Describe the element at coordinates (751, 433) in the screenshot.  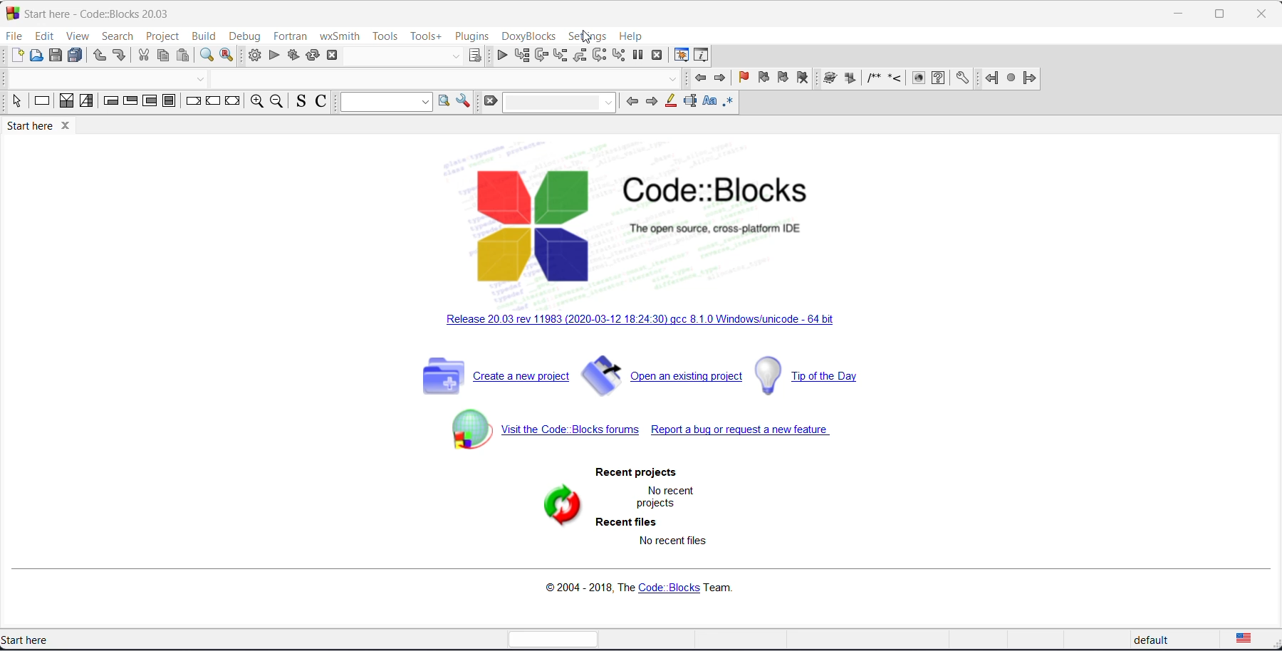
I see `report bug` at that location.